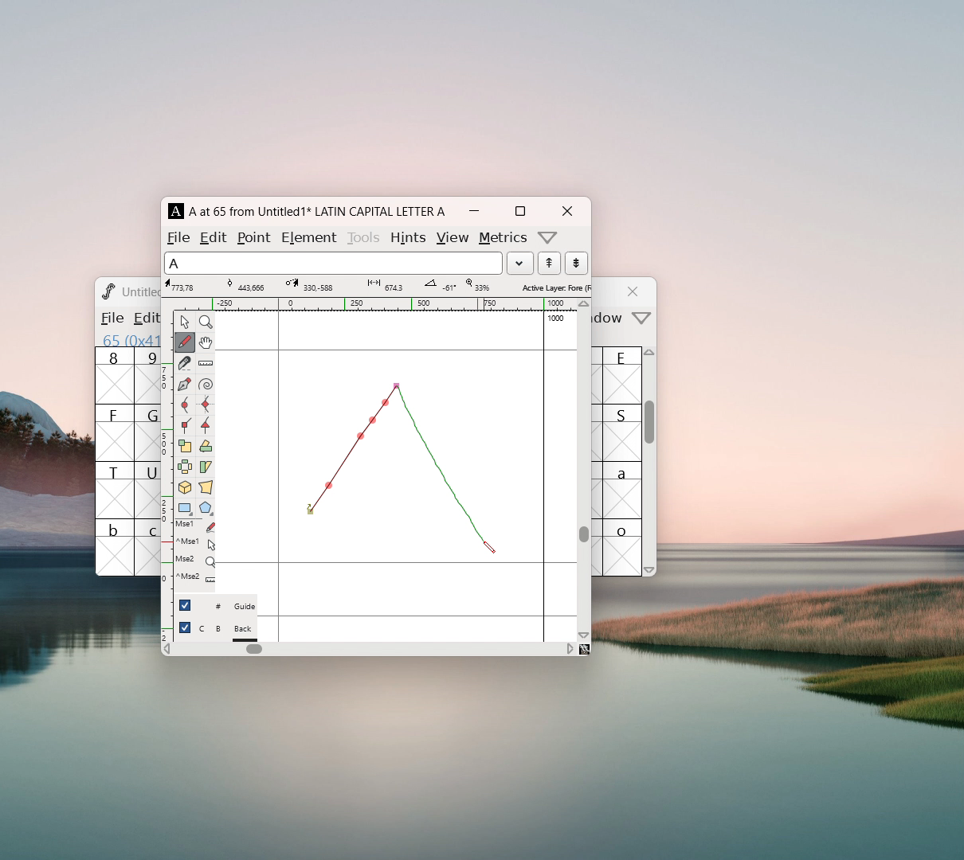 The width and height of the screenshot is (964, 860). What do you see at coordinates (214, 236) in the screenshot?
I see `edit` at bounding box center [214, 236].